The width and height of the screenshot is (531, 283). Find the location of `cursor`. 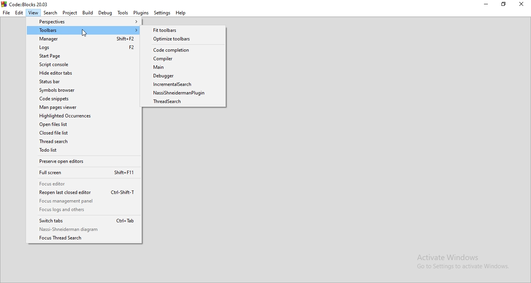

cursor is located at coordinates (84, 33).